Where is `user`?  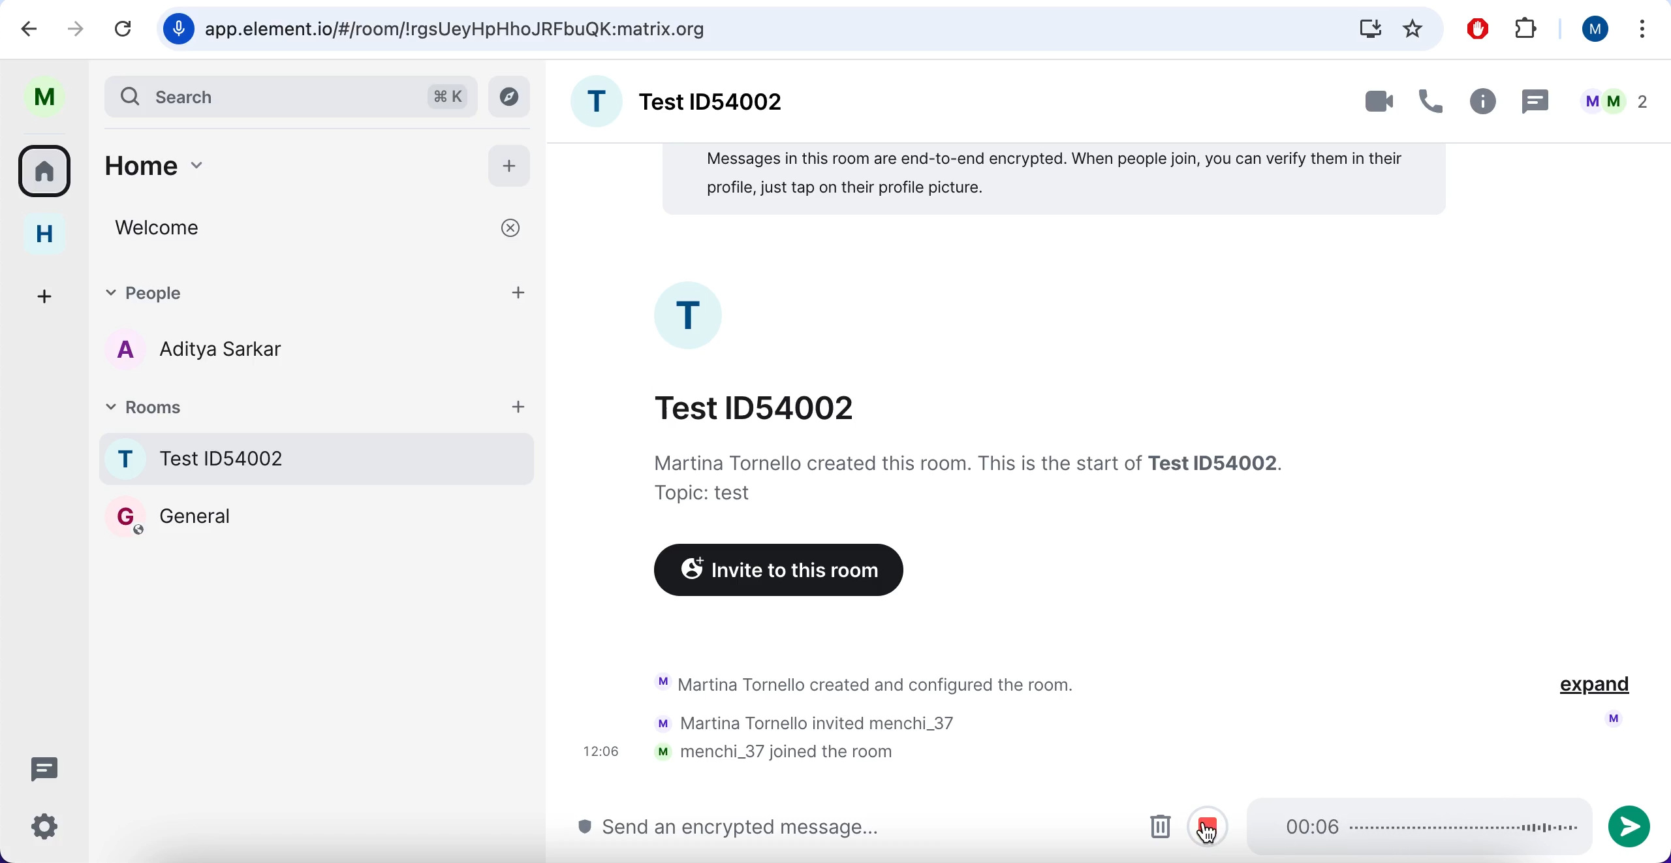 user is located at coordinates (1593, 29).